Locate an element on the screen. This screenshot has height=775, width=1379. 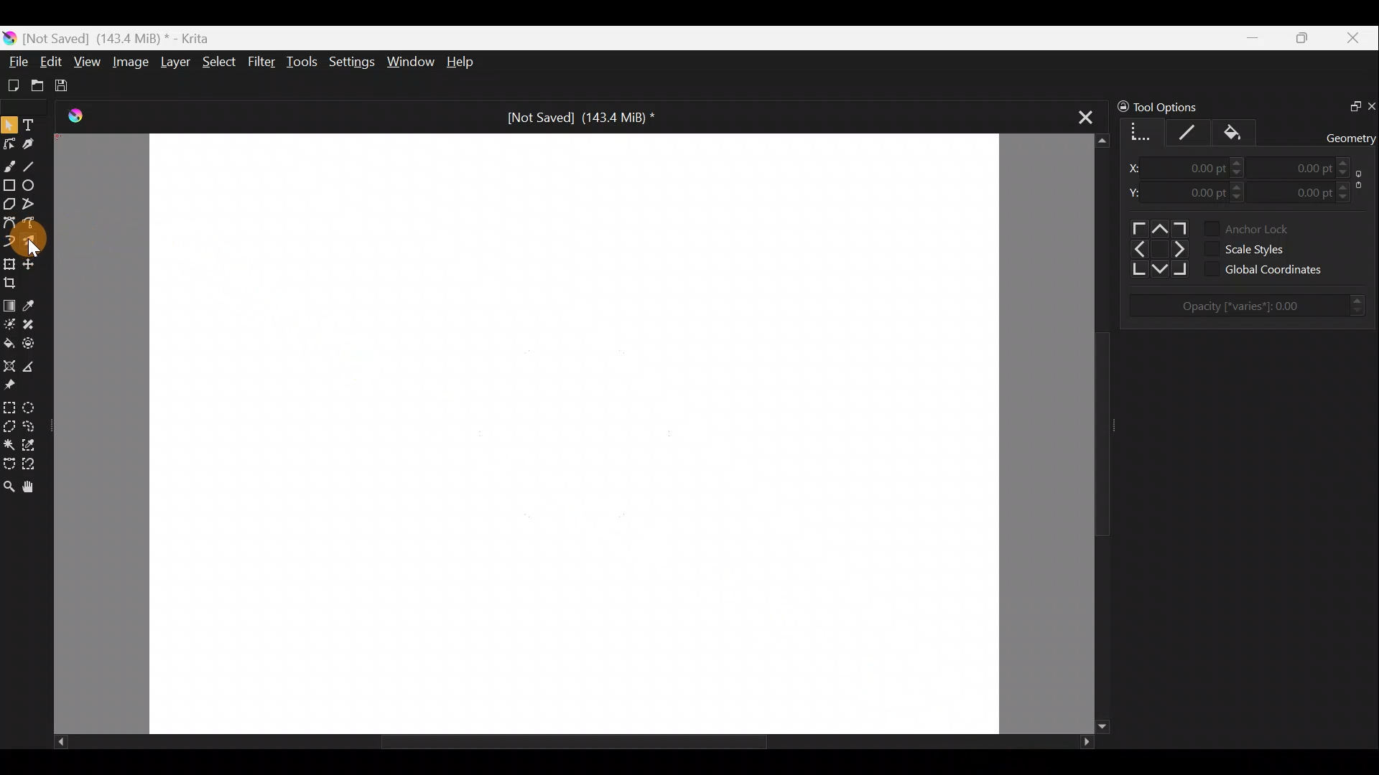
Anchor lock is located at coordinates (1268, 227).